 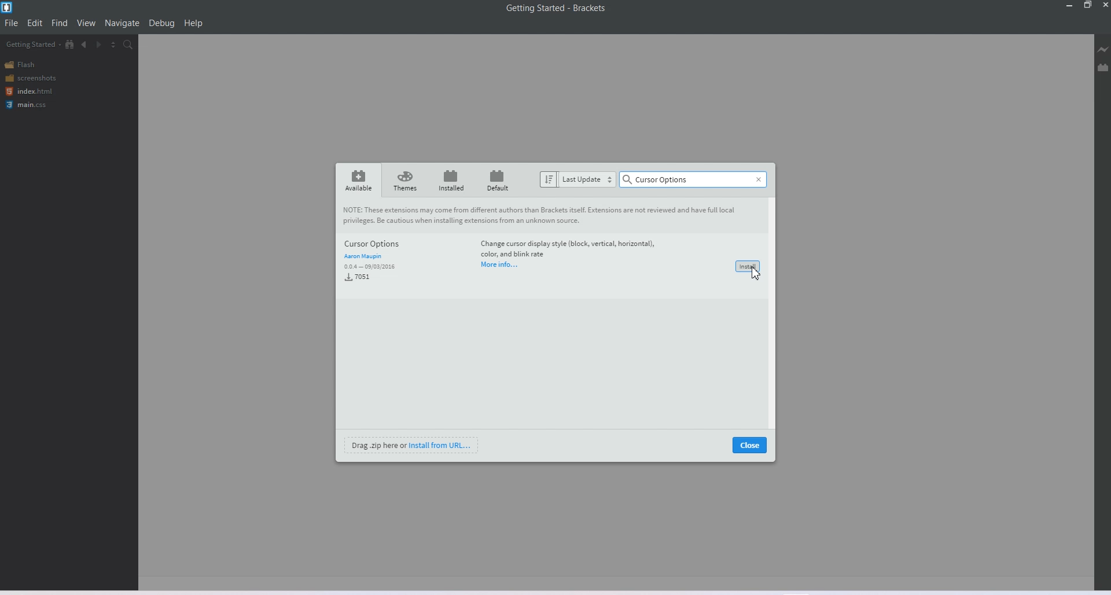 What do you see at coordinates (693, 179) in the screenshot?
I see `cursor options` at bounding box center [693, 179].